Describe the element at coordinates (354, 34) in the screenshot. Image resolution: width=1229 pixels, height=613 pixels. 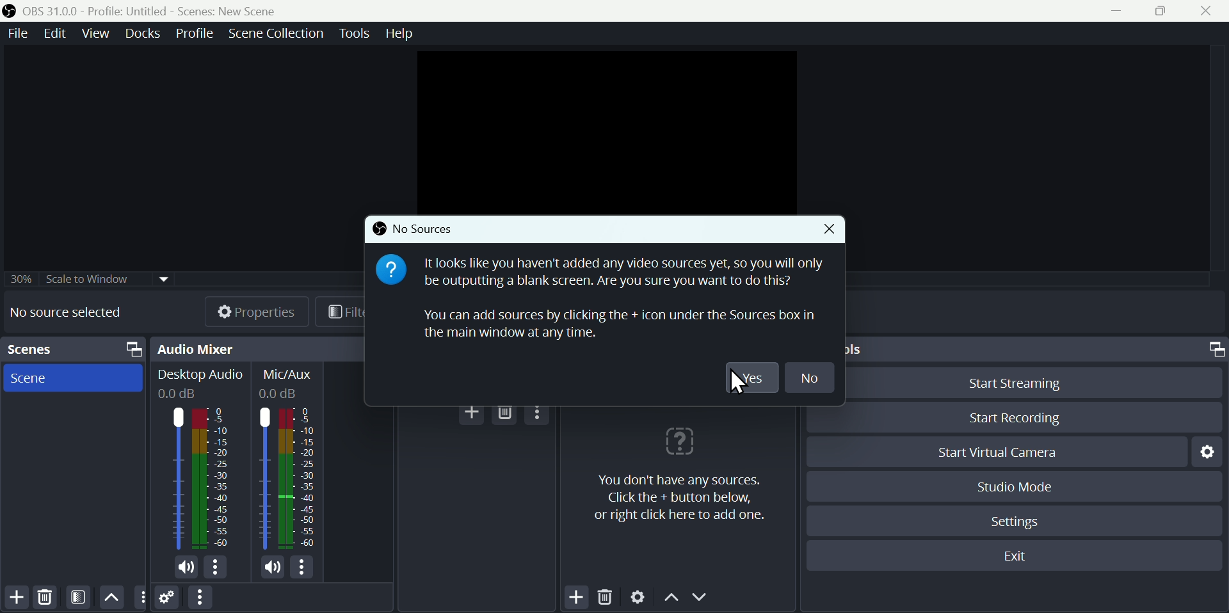
I see `Tools` at that location.